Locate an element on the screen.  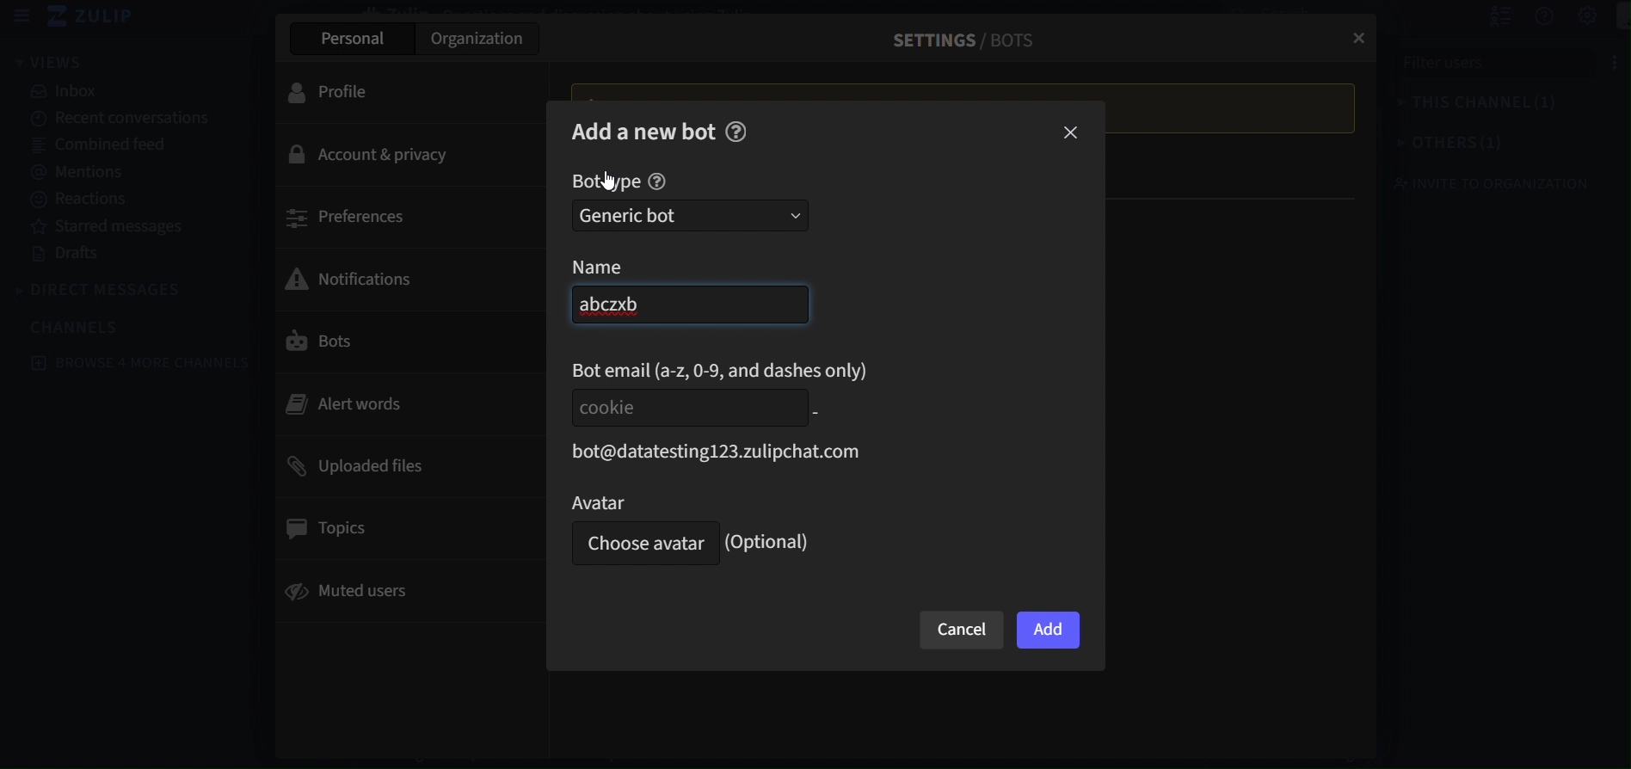
personal is located at coordinates (349, 39).